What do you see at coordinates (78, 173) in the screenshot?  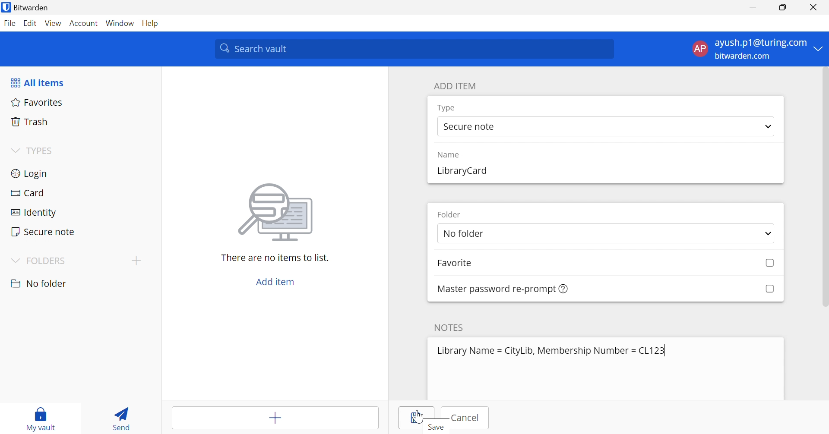 I see `Login` at bounding box center [78, 173].